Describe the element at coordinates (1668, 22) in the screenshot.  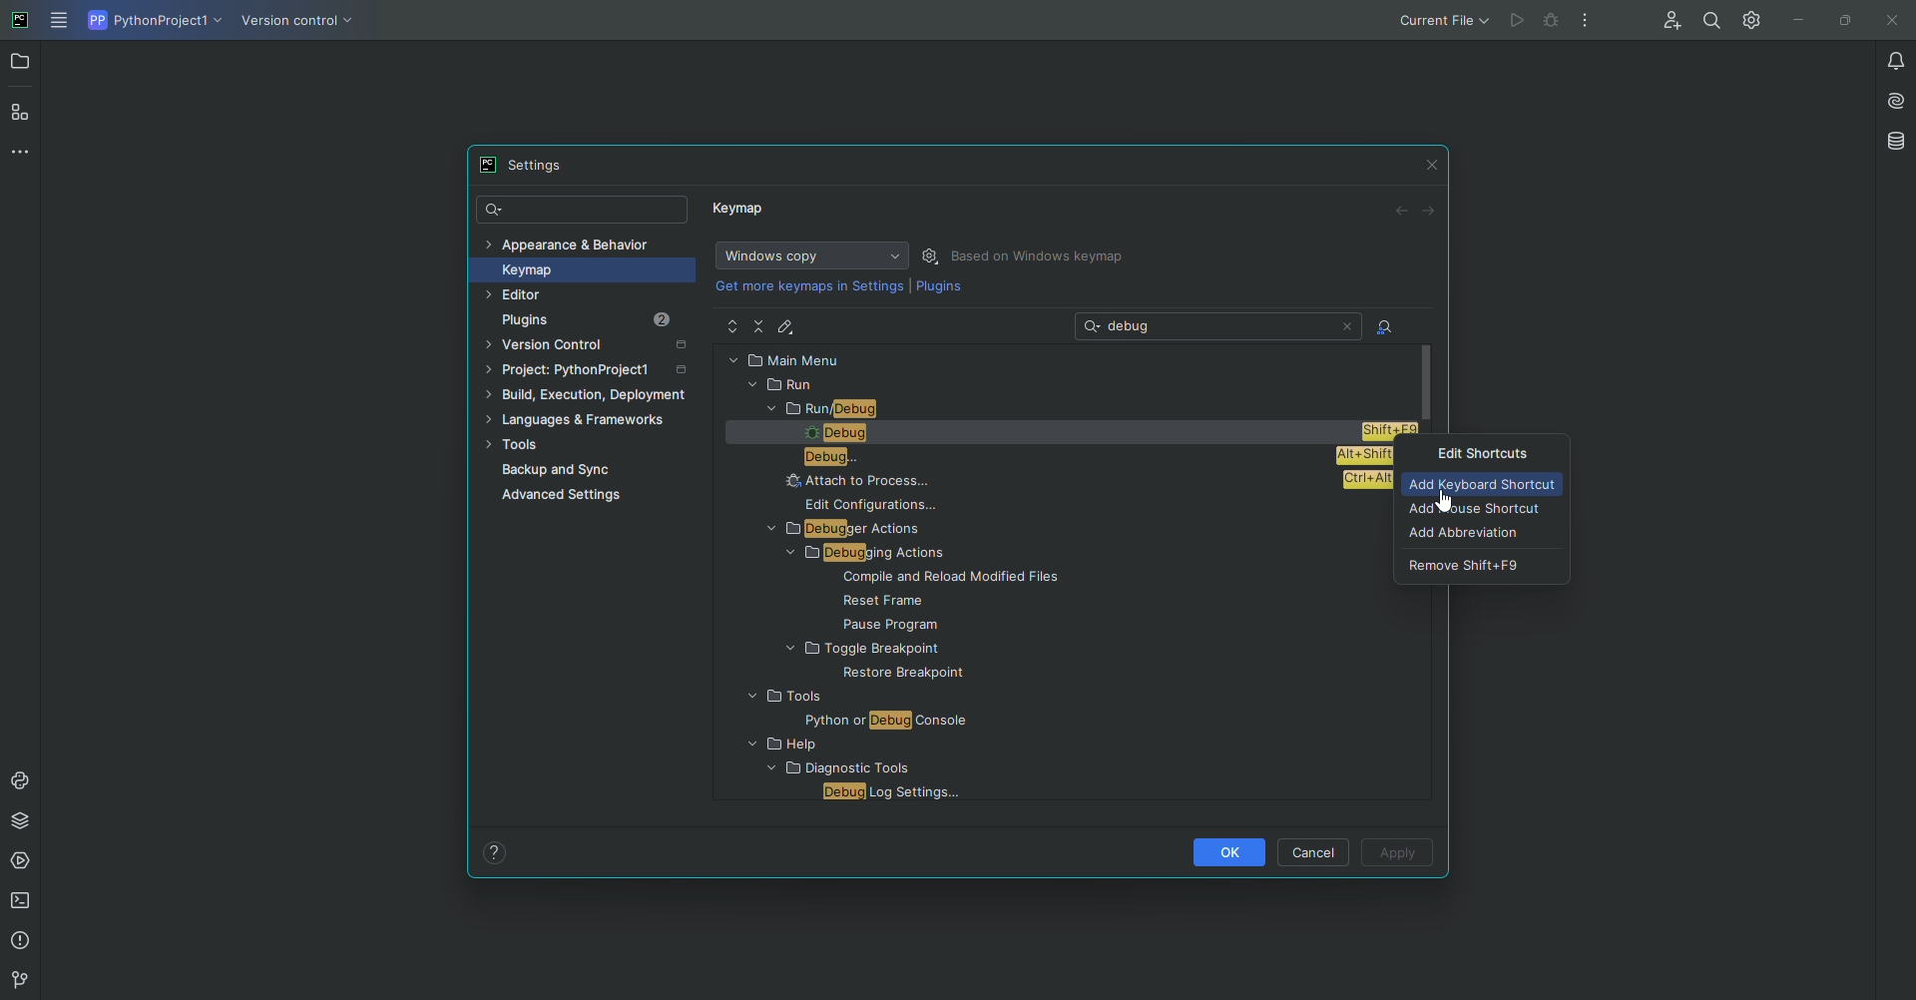
I see `Code with me` at that location.